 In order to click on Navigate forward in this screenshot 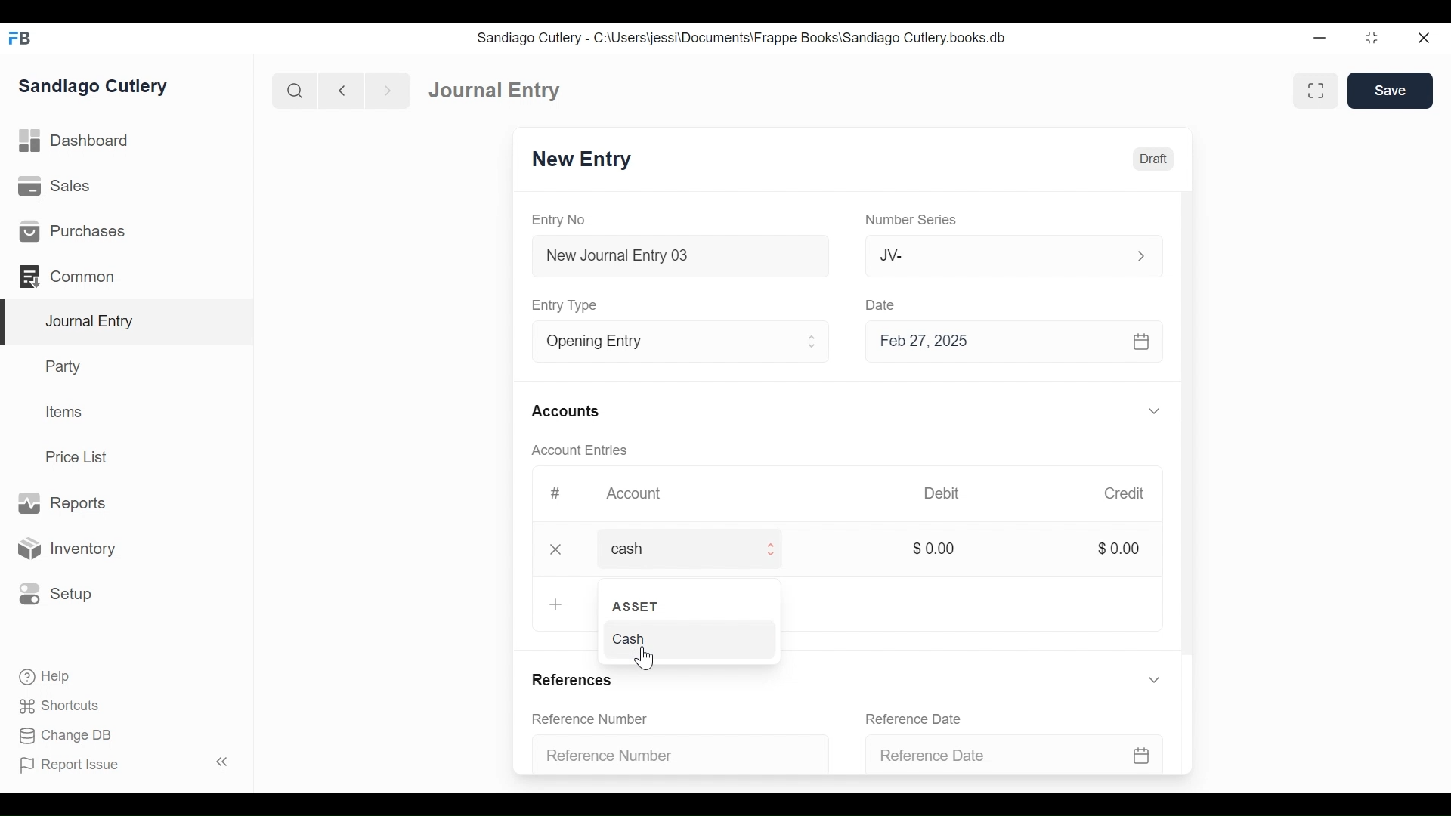, I will do `click(387, 91)`.